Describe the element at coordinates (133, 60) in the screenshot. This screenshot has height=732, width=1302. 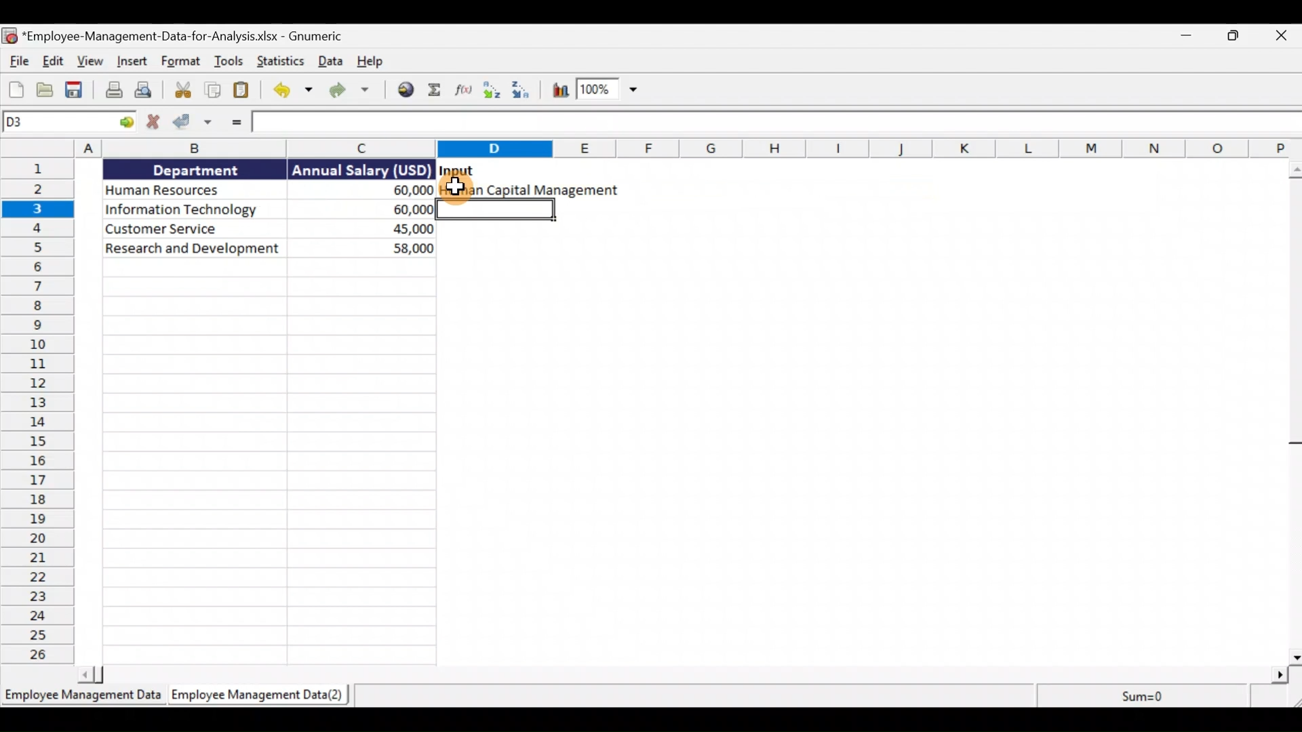
I see `Insert` at that location.